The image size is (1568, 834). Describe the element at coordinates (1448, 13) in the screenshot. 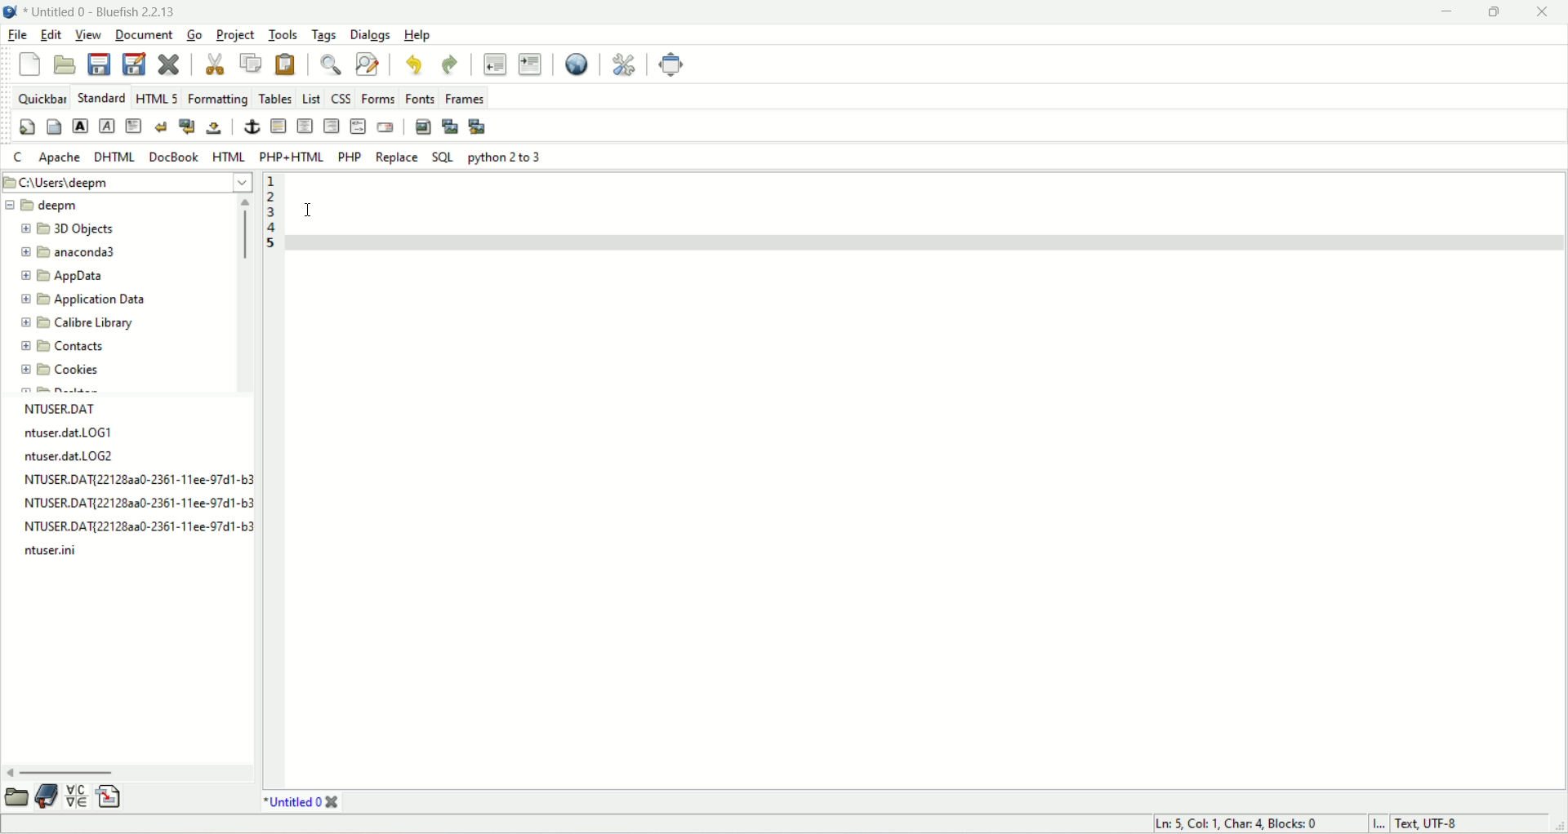

I see `minimize` at that location.